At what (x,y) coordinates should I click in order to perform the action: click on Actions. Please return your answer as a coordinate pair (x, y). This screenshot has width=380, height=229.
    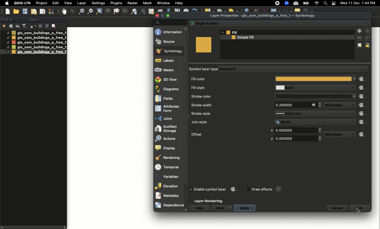
    Looking at the image, I should click on (168, 139).